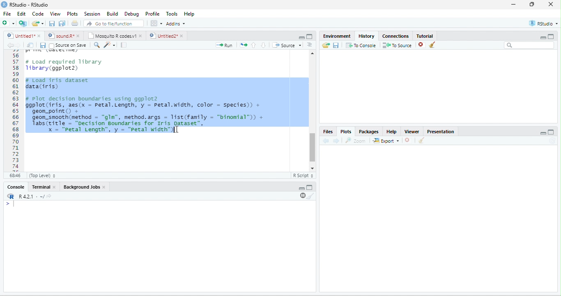  I want to click on R Script, so click(303, 175).